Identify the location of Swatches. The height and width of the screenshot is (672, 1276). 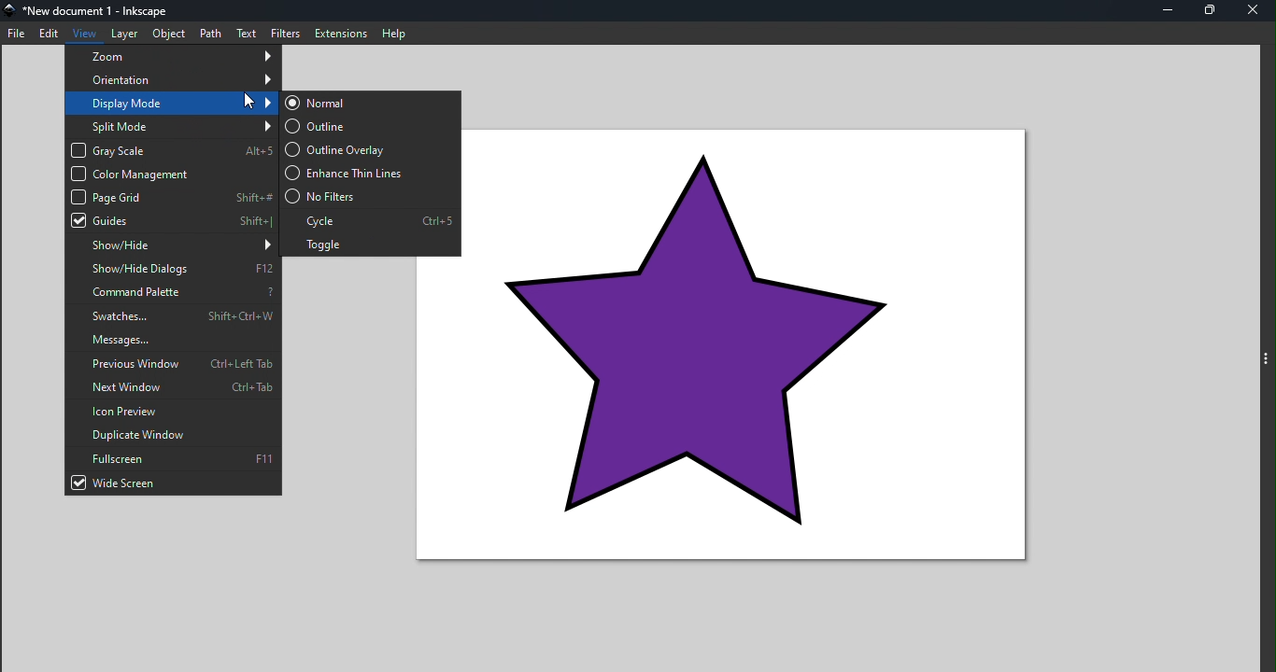
(172, 317).